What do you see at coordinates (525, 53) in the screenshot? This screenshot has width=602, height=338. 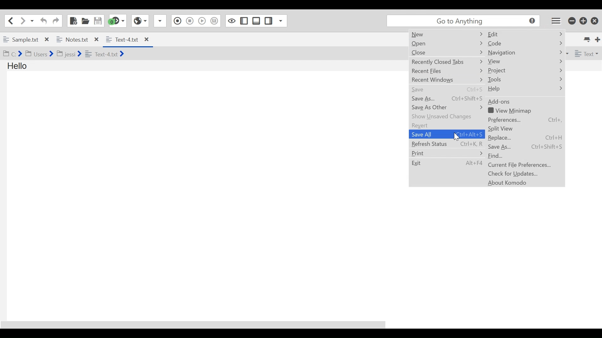 I see `Navigation` at bounding box center [525, 53].